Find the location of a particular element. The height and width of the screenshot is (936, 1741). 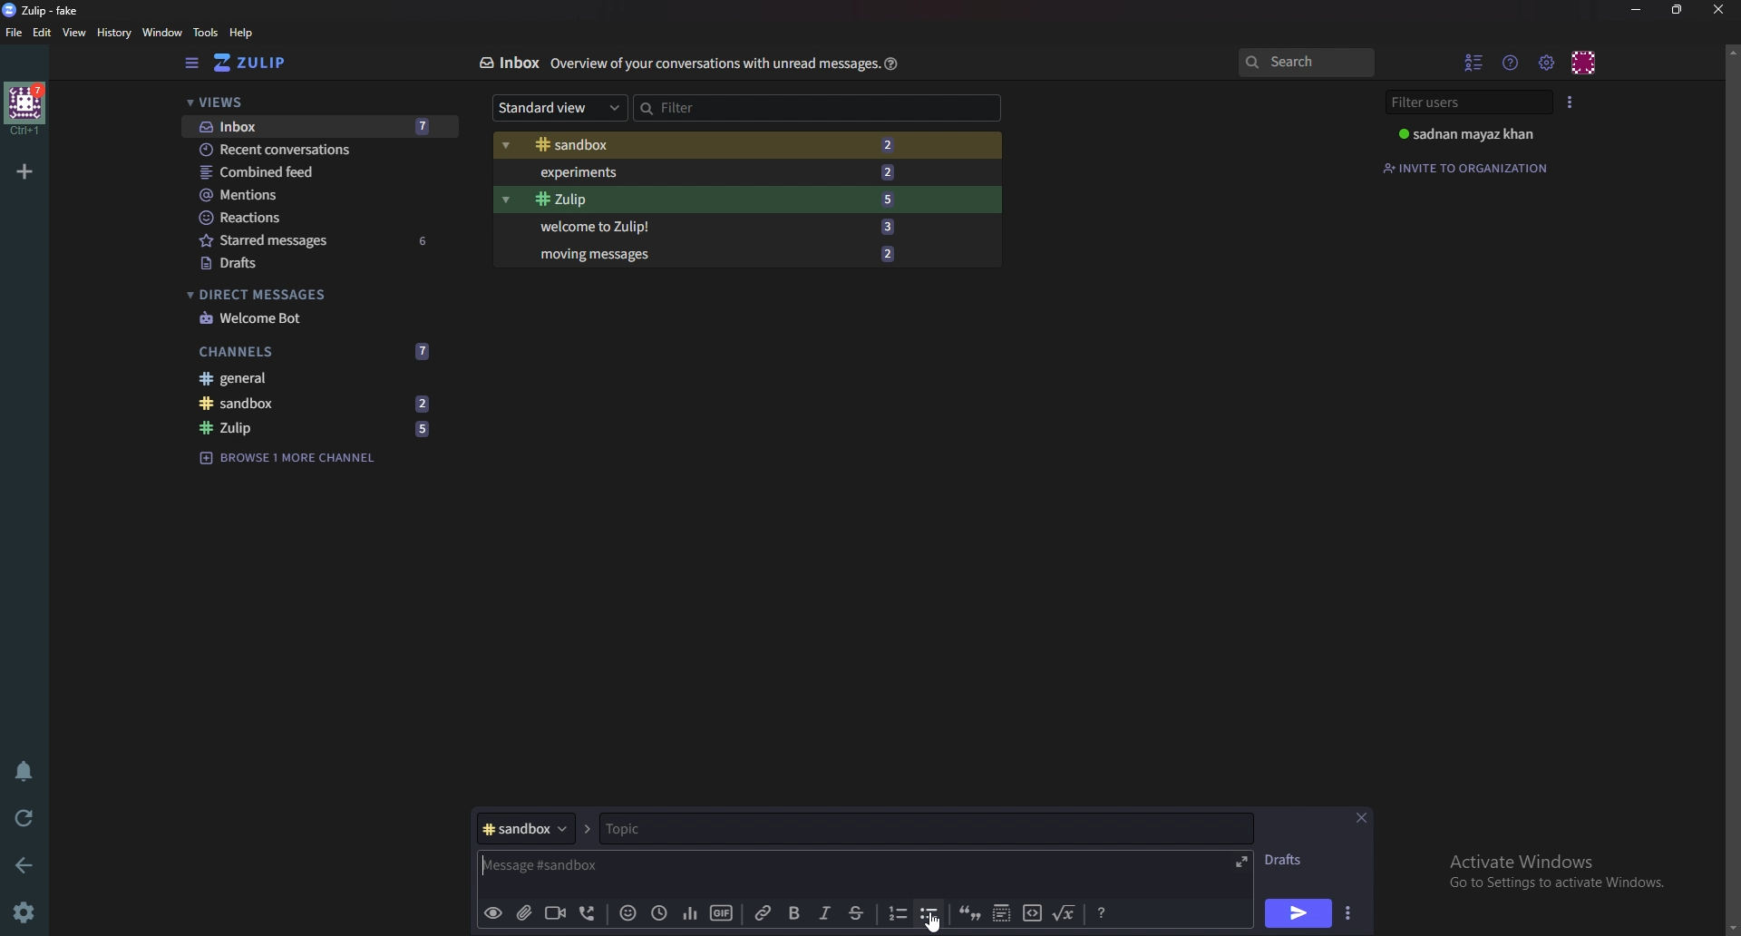

Bullet list is located at coordinates (929, 913).